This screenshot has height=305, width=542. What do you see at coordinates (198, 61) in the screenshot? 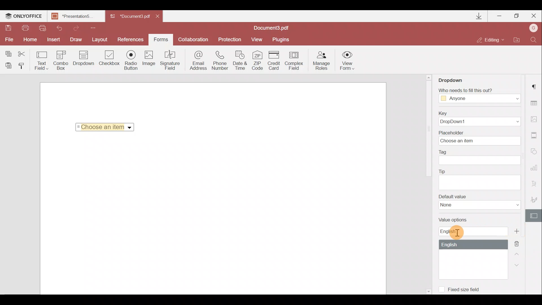
I see `Email address` at bounding box center [198, 61].